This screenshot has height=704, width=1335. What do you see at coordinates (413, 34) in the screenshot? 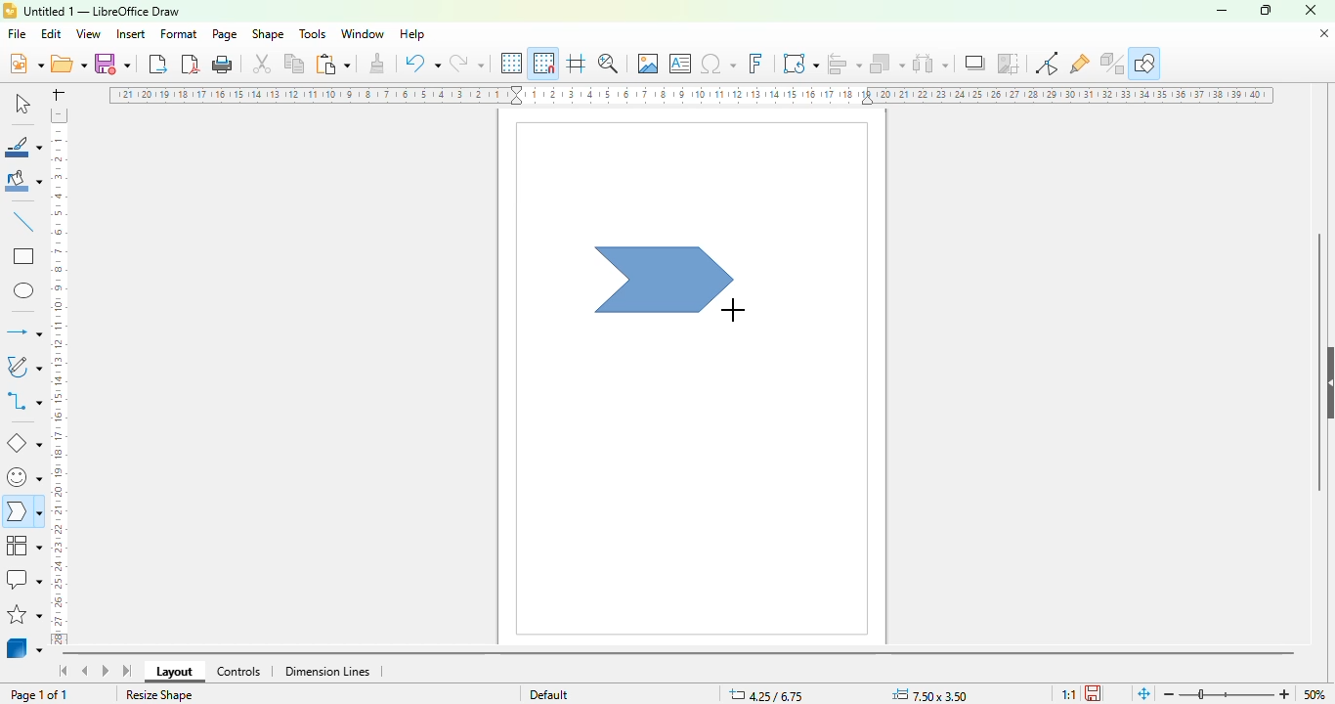
I see `help` at bounding box center [413, 34].